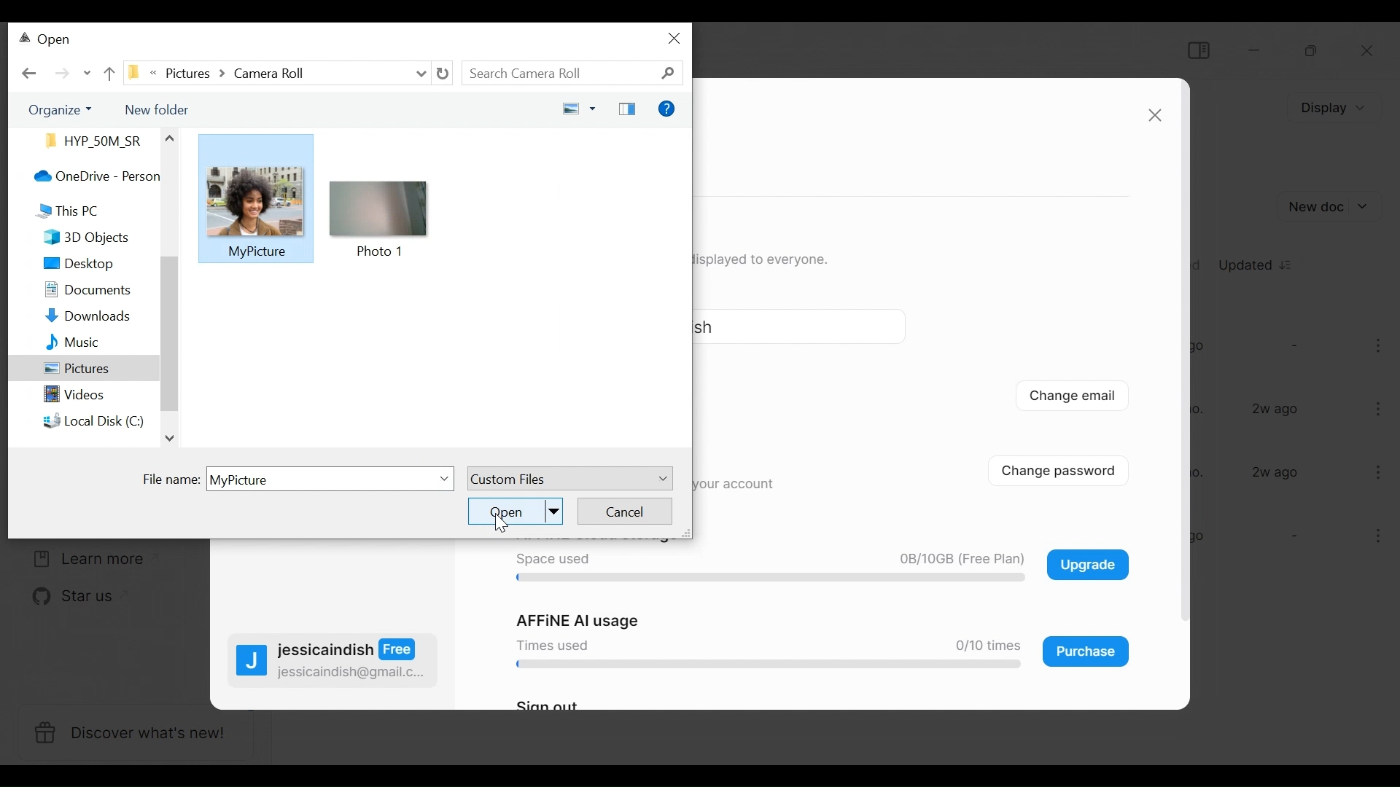 The image size is (1400, 787). Describe the element at coordinates (254, 198) in the screenshot. I see `icon` at that location.